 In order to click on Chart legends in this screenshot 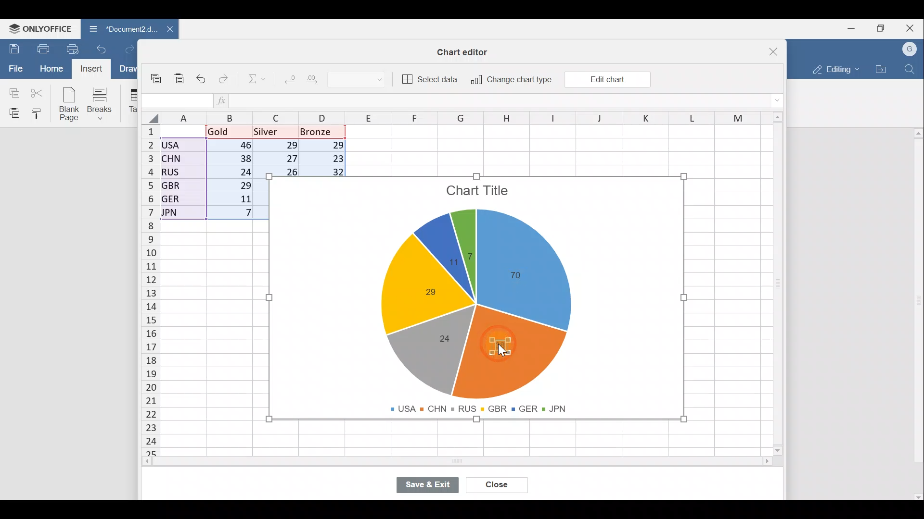, I will do `click(483, 407)`.